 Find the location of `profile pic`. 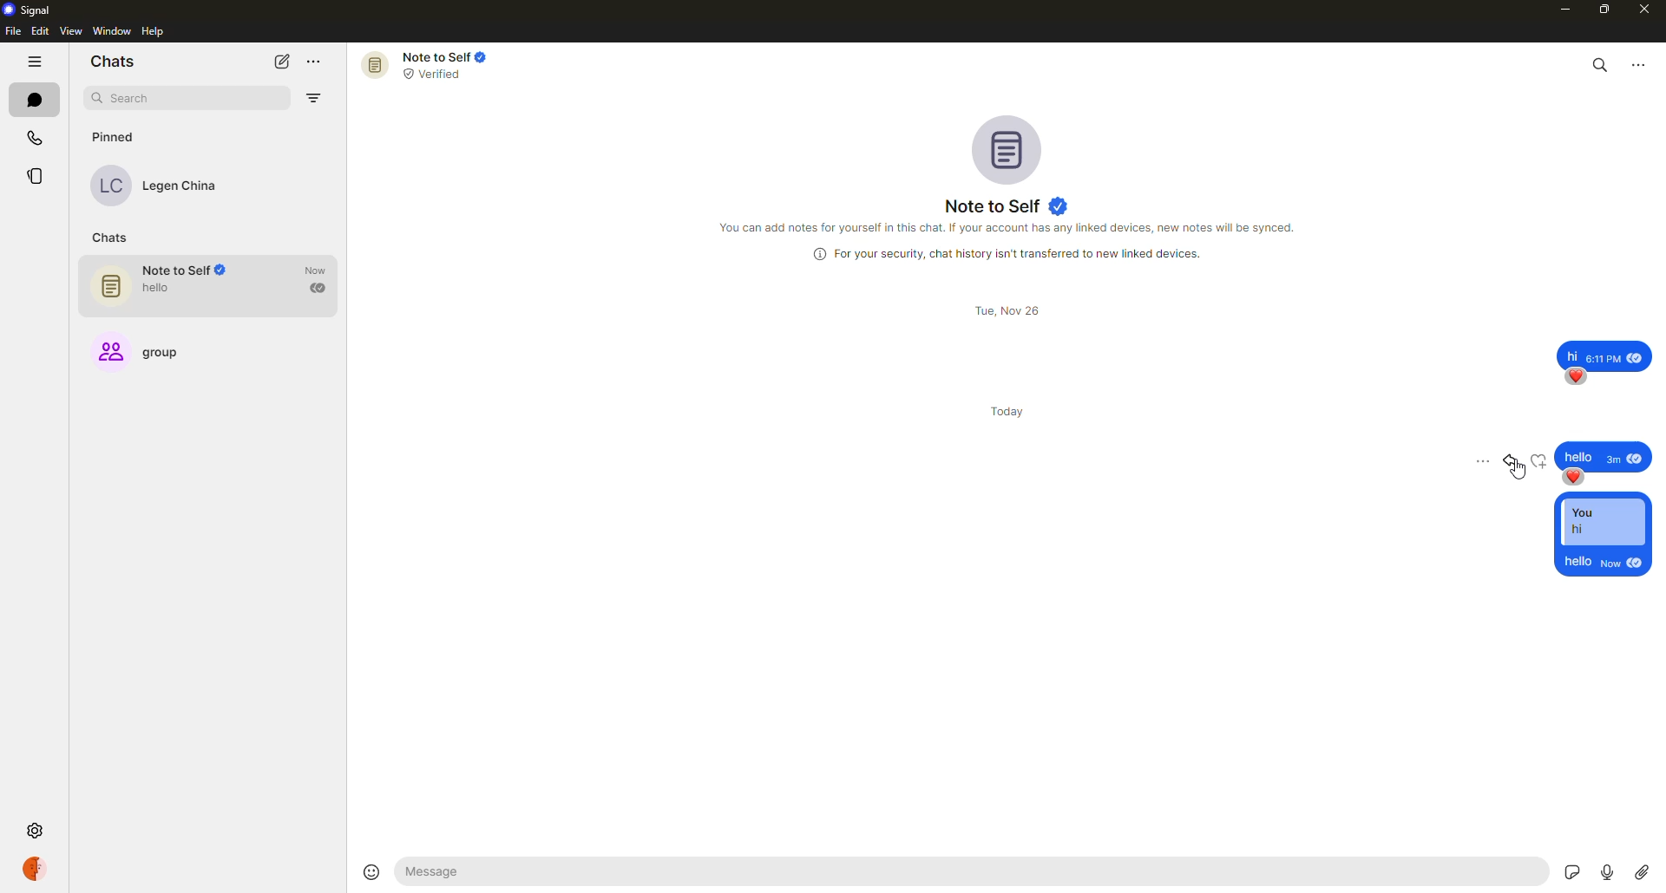

profile pic is located at coordinates (1005, 145).